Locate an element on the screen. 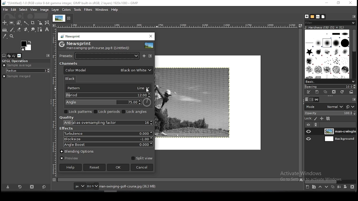 This screenshot has height=201, width=358. channels is located at coordinates (311, 100).